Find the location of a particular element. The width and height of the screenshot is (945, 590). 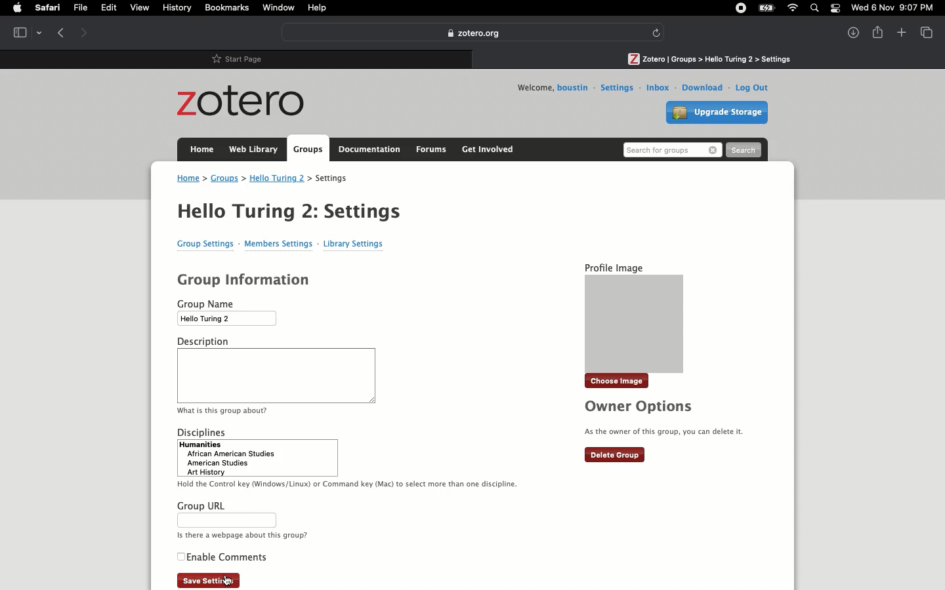

Notification bar is located at coordinates (833, 10).